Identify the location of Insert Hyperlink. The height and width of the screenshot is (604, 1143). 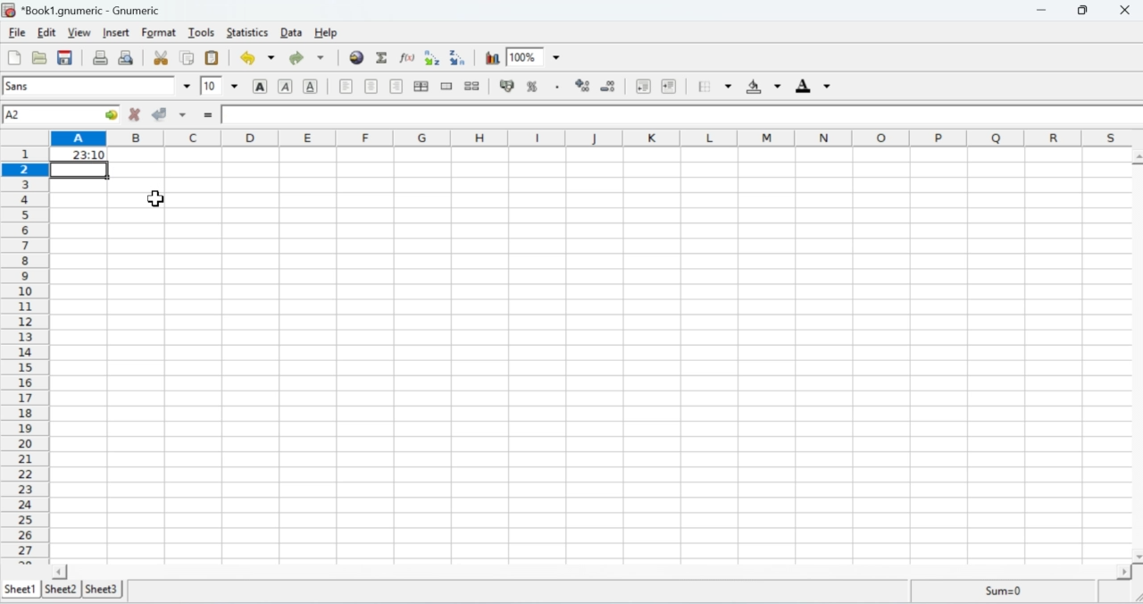
(357, 57).